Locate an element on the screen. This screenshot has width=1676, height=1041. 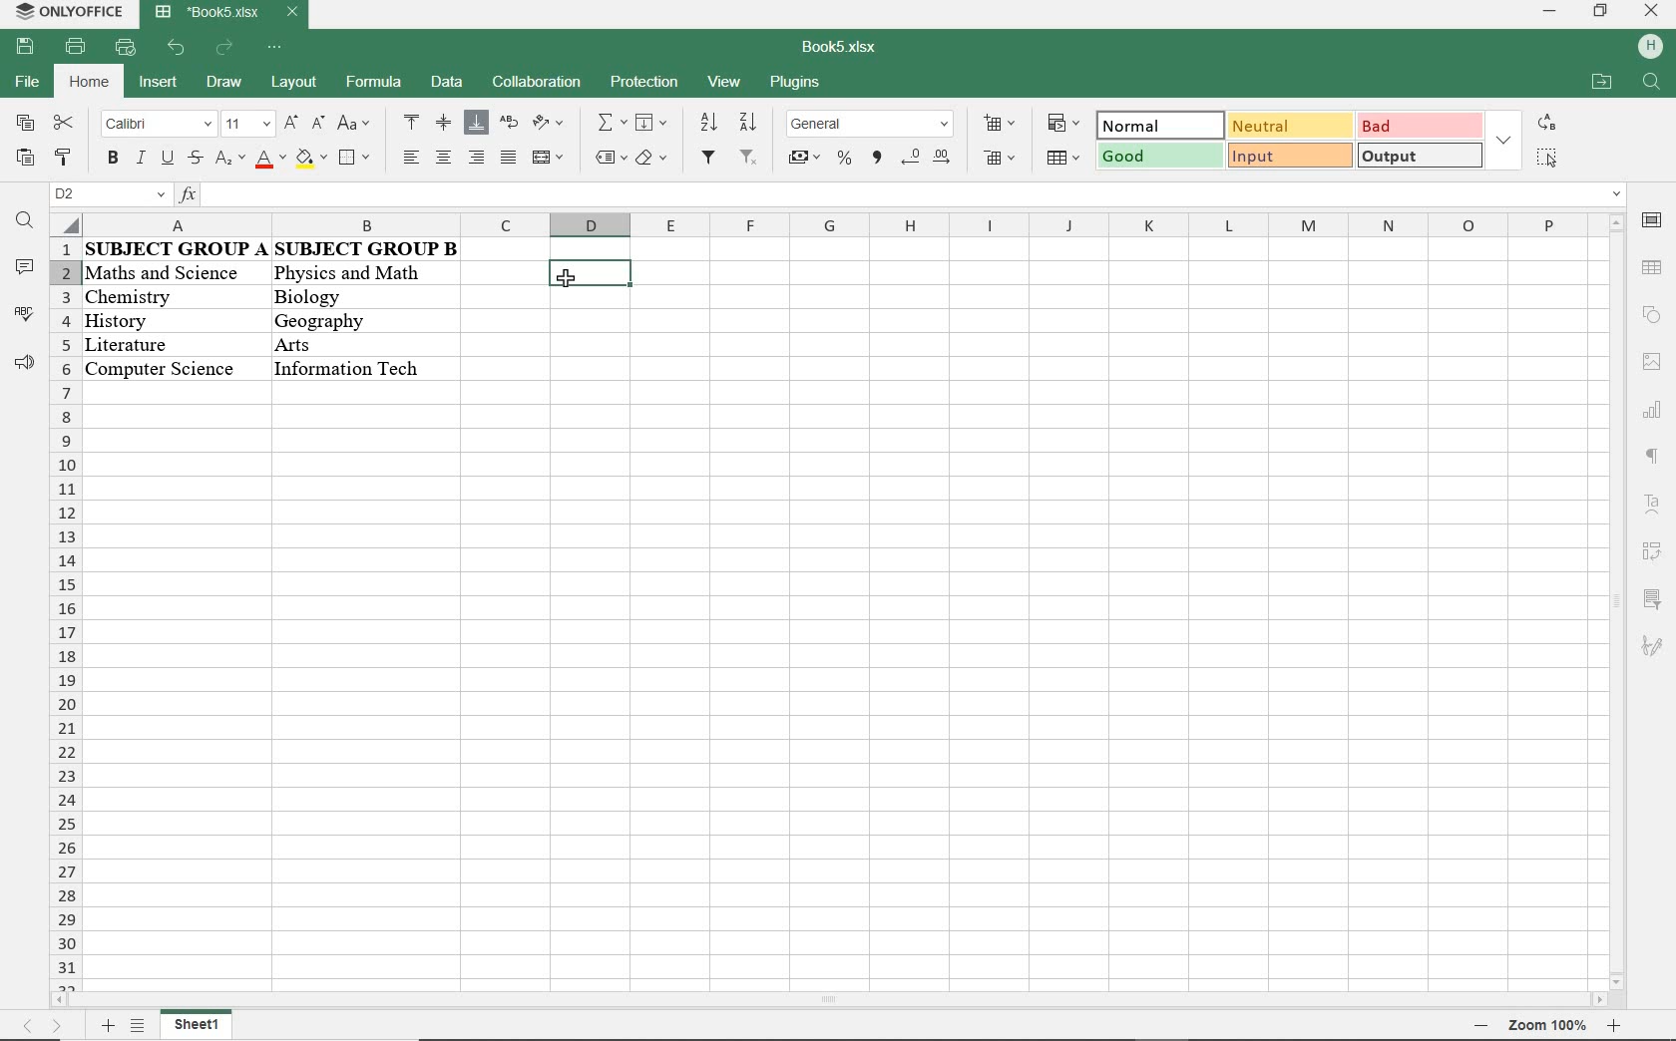
selected cell is located at coordinates (590, 273).